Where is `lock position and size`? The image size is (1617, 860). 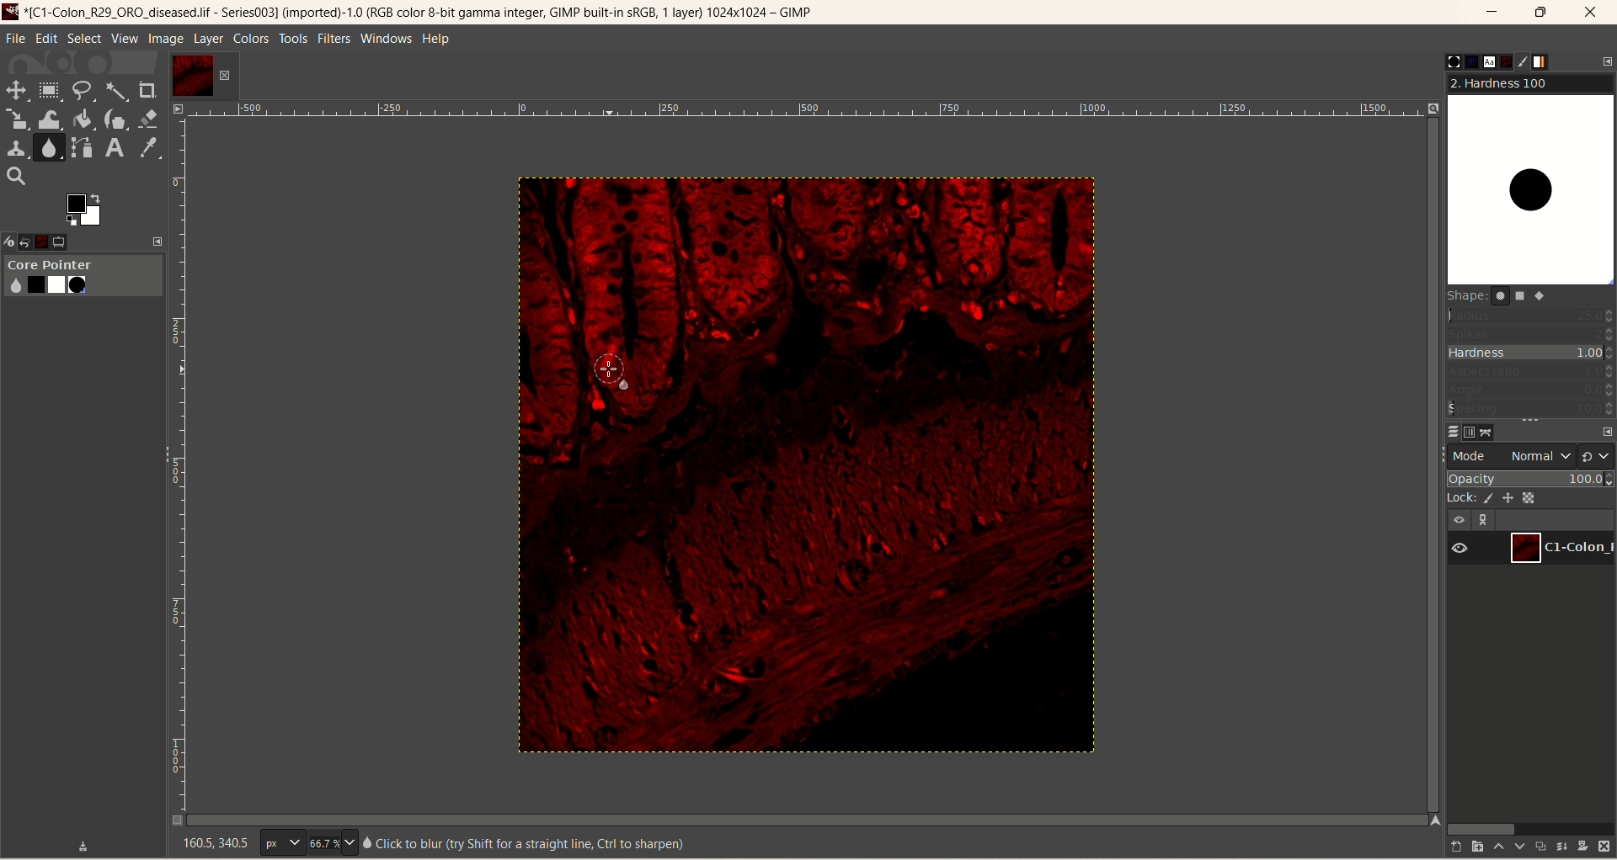
lock position and size is located at coordinates (1514, 496).